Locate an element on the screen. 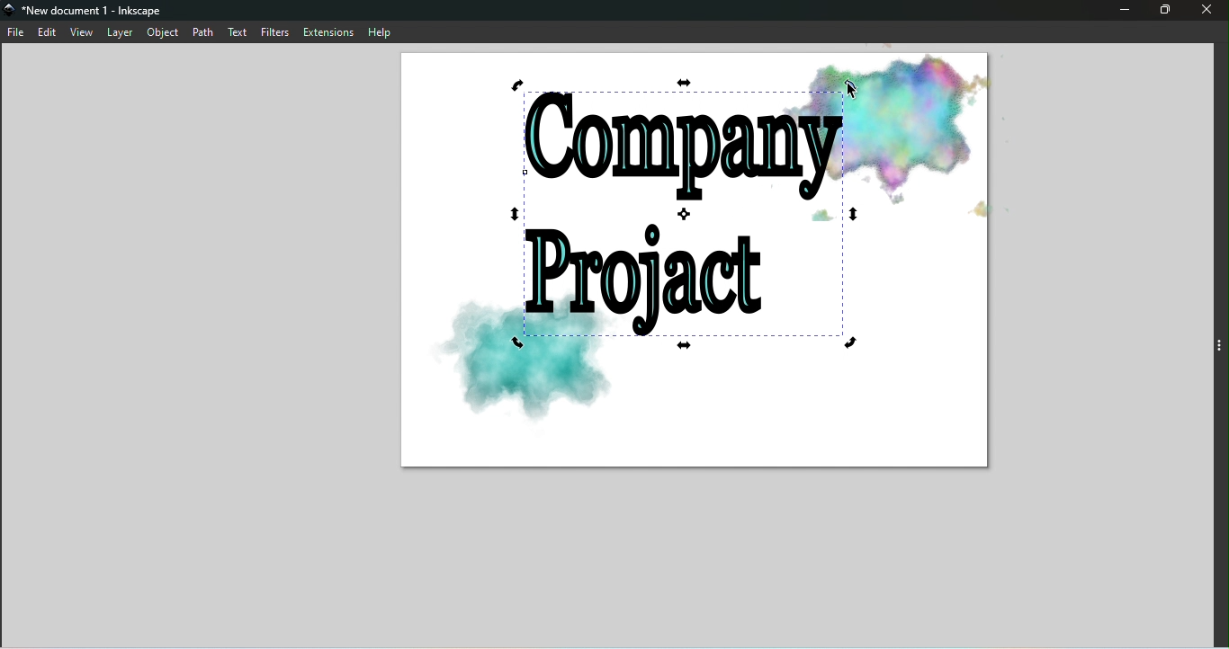  Close is located at coordinates (1210, 12).